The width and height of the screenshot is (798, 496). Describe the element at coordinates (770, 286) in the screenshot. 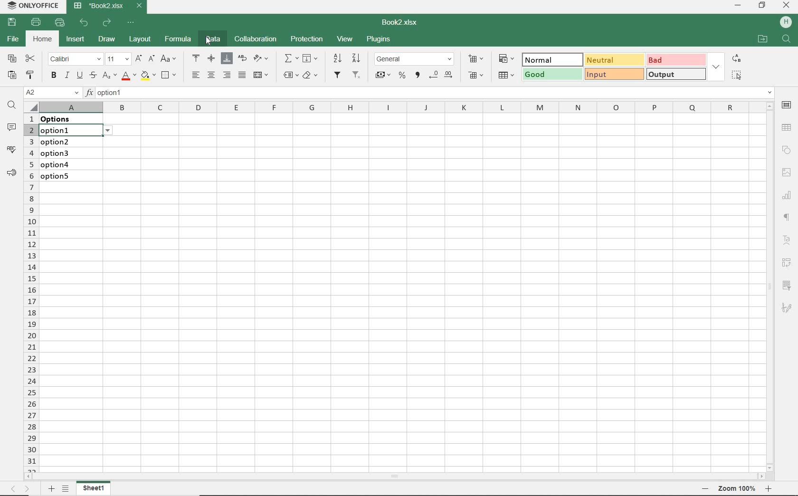

I see `SCROLLBAR` at that location.